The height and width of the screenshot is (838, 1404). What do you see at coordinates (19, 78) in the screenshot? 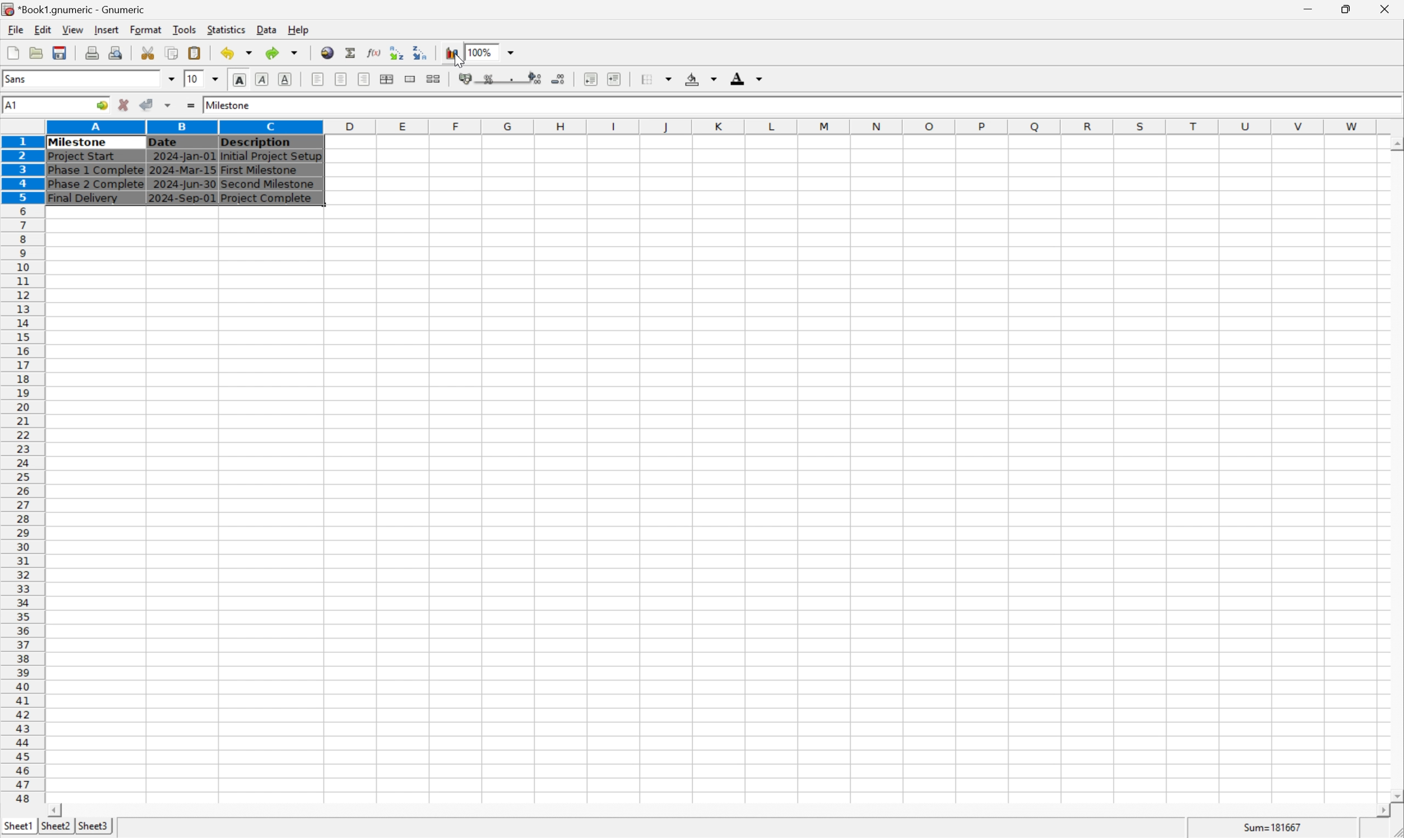
I see `Sans` at bounding box center [19, 78].